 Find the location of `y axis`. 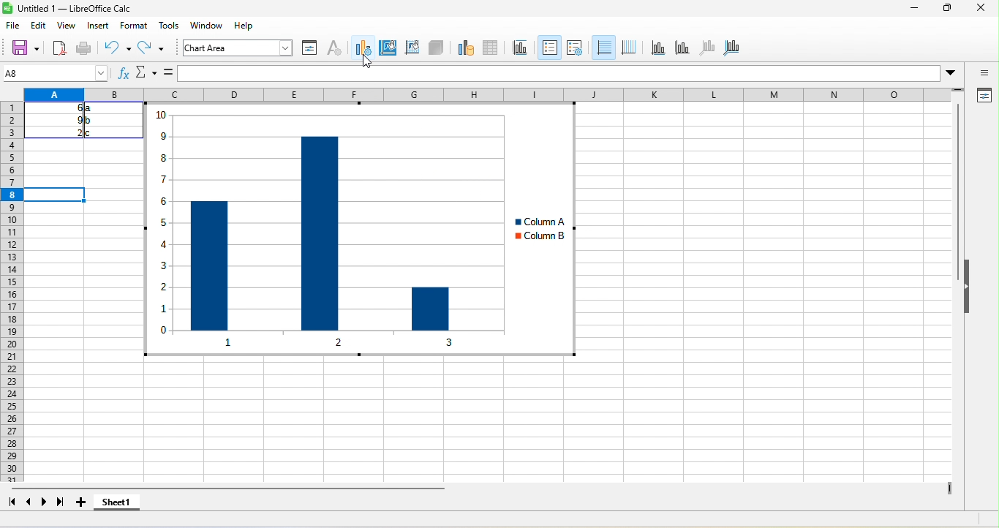

y axis is located at coordinates (681, 49).